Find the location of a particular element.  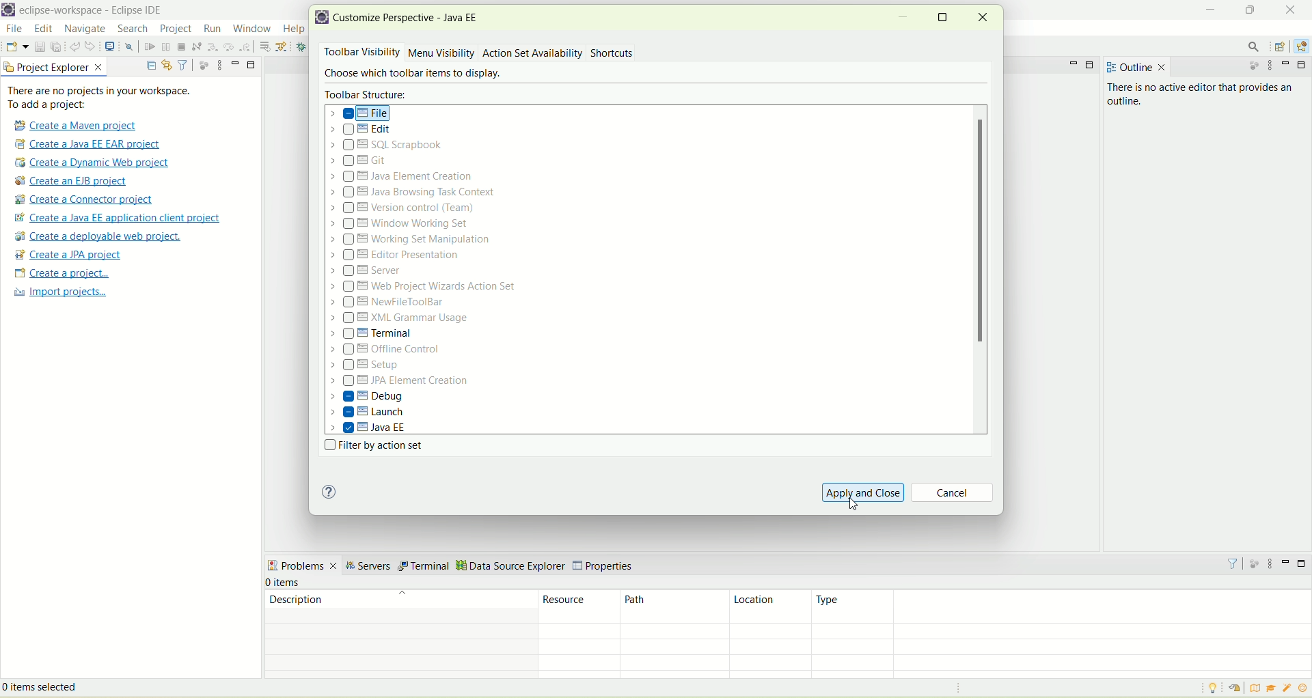

help is located at coordinates (294, 28).